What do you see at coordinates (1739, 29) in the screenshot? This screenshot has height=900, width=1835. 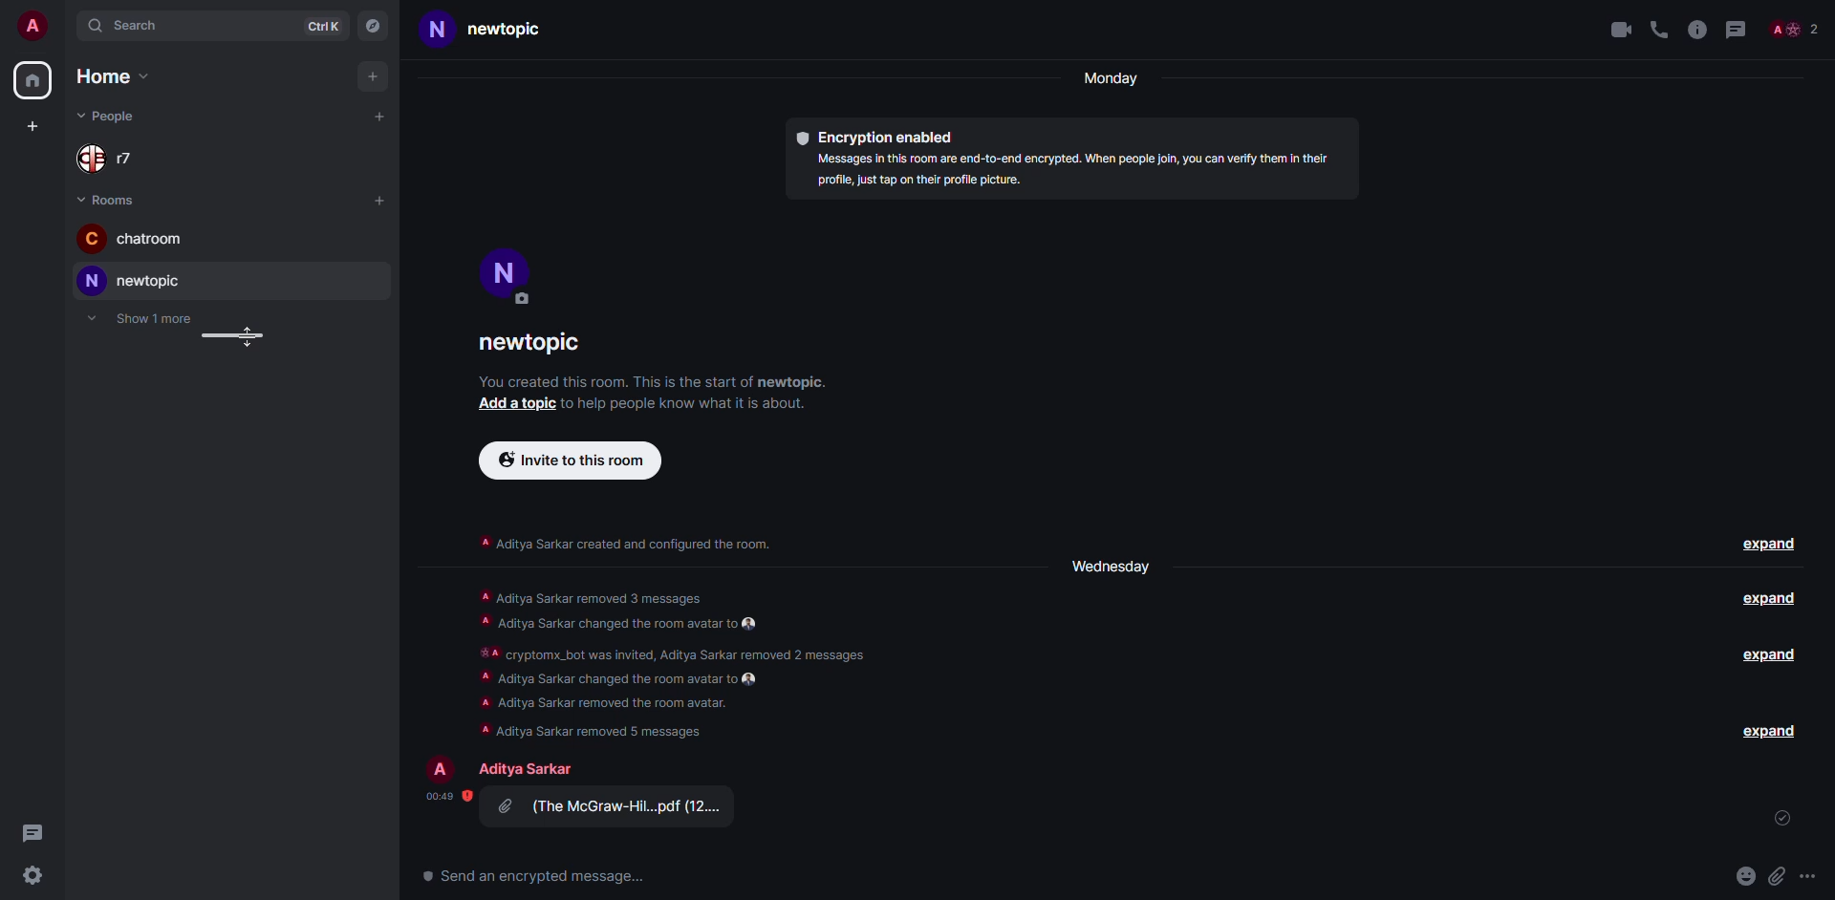 I see `threads` at bounding box center [1739, 29].